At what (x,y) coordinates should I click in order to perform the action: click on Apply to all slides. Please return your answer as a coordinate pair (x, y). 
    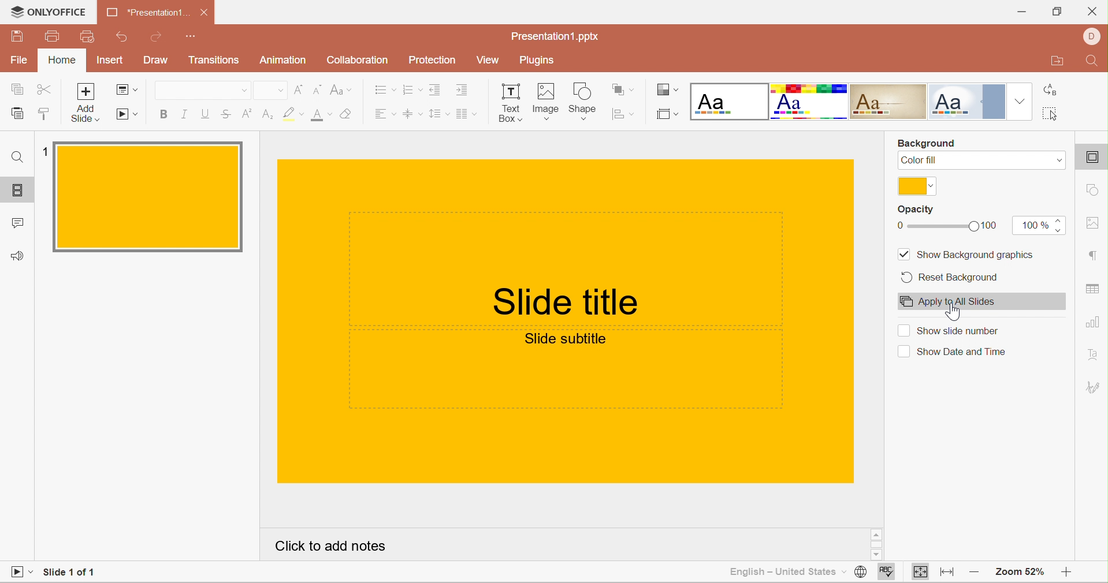
    Looking at the image, I should click on (982, 302).